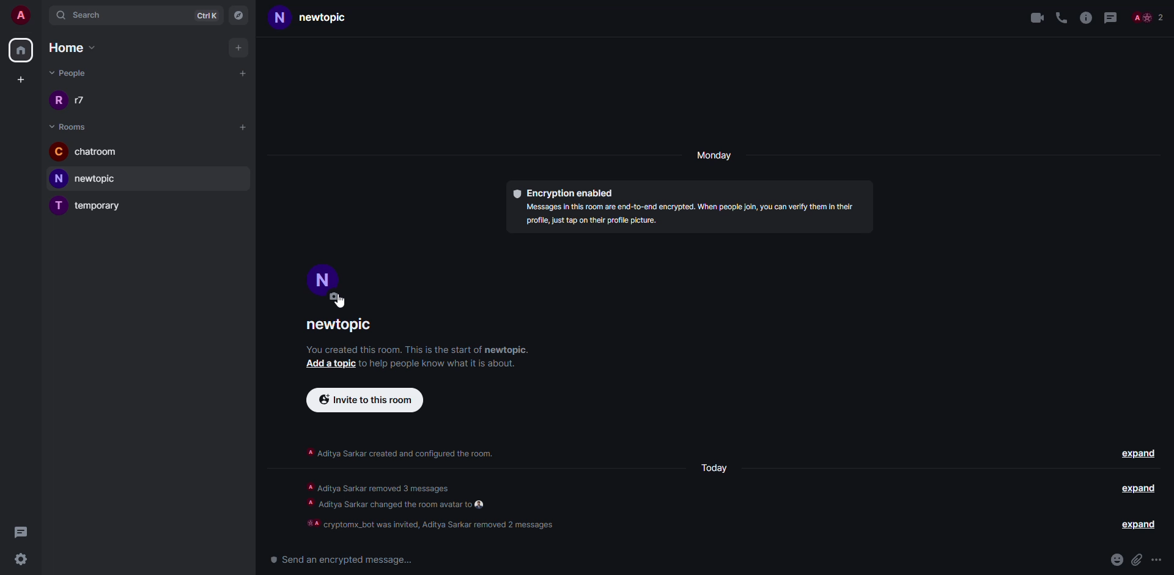 This screenshot has width=1174, height=575. I want to click on account, so click(20, 13).